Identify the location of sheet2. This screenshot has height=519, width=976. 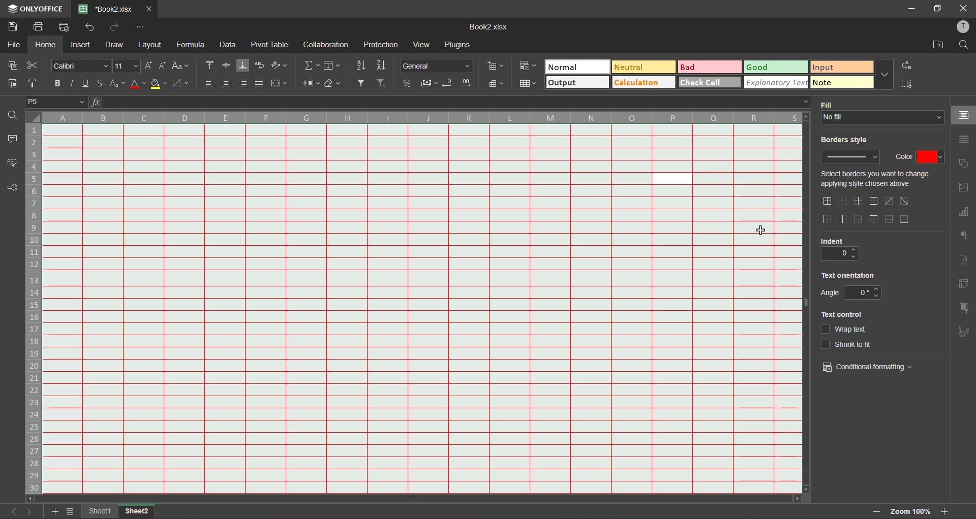
(136, 511).